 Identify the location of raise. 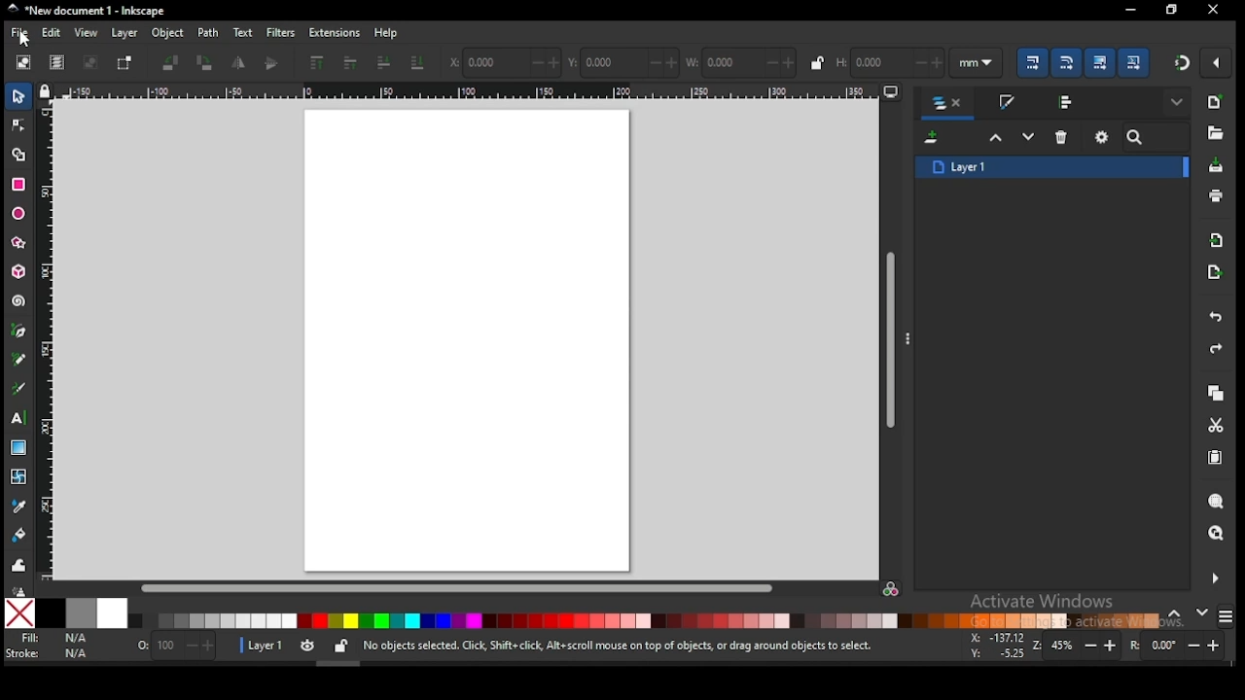
(347, 64).